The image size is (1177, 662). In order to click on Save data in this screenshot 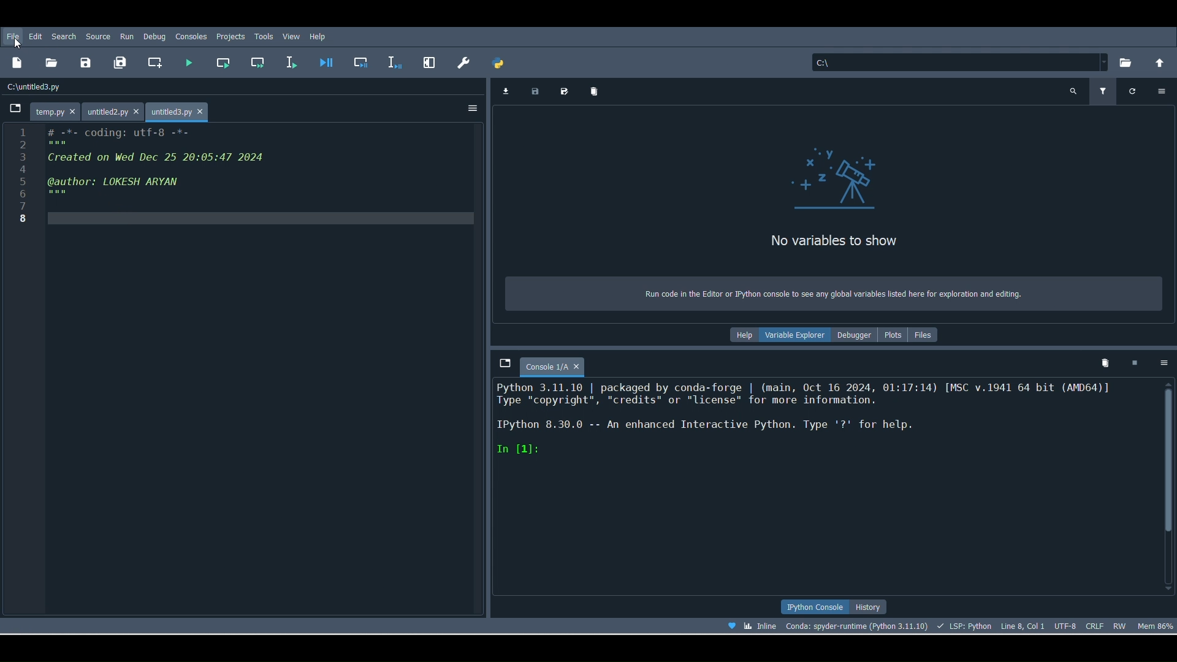, I will do `click(537, 93)`.